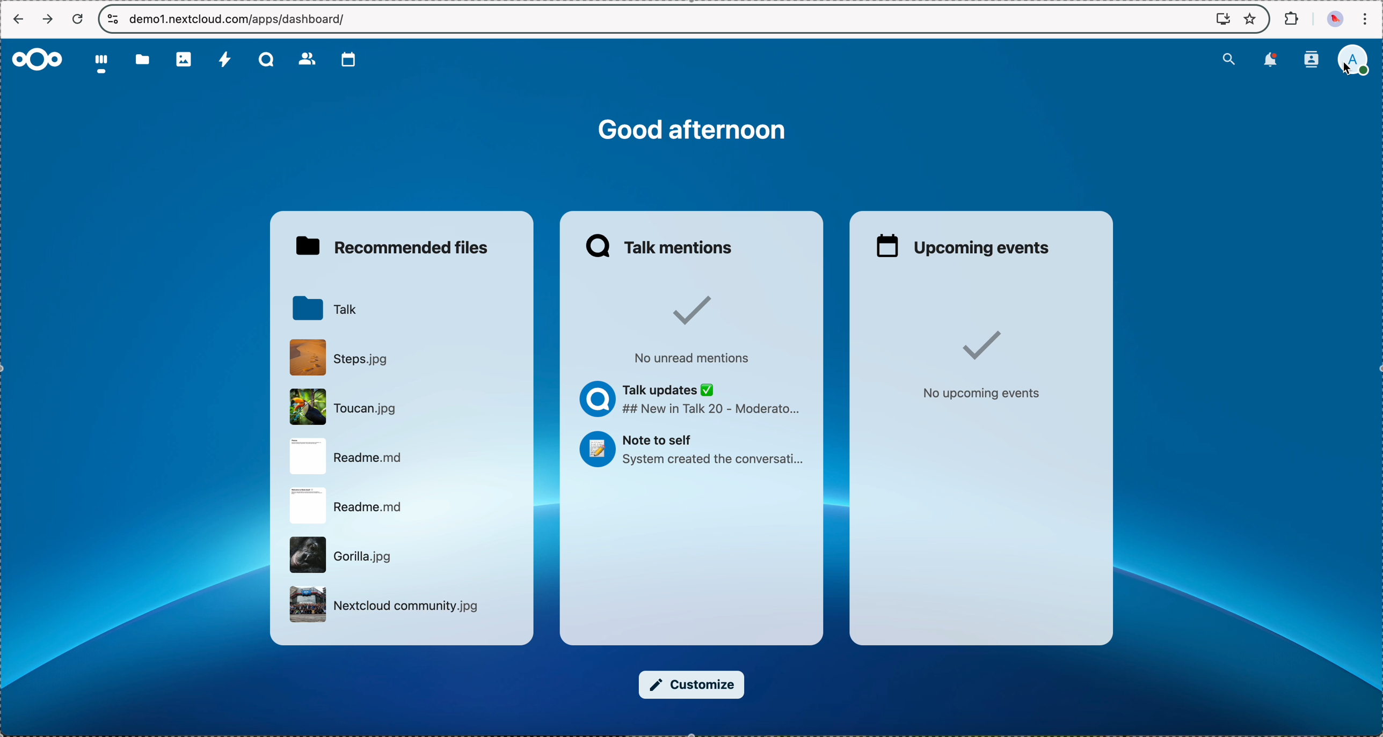 This screenshot has height=737, width=1383. Describe the element at coordinates (981, 364) in the screenshot. I see `no upcoming events` at that location.